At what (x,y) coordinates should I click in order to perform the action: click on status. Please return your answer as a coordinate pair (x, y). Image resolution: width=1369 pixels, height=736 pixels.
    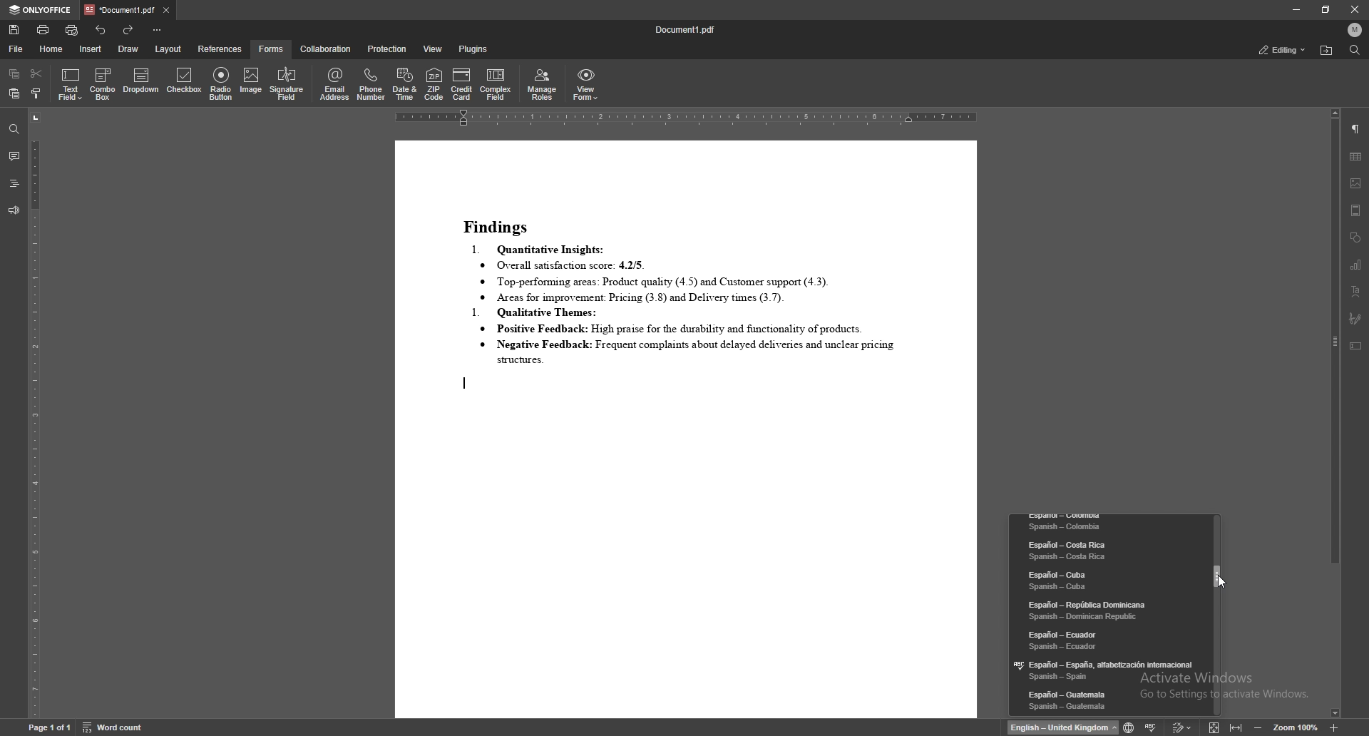
    Looking at the image, I should click on (1283, 49).